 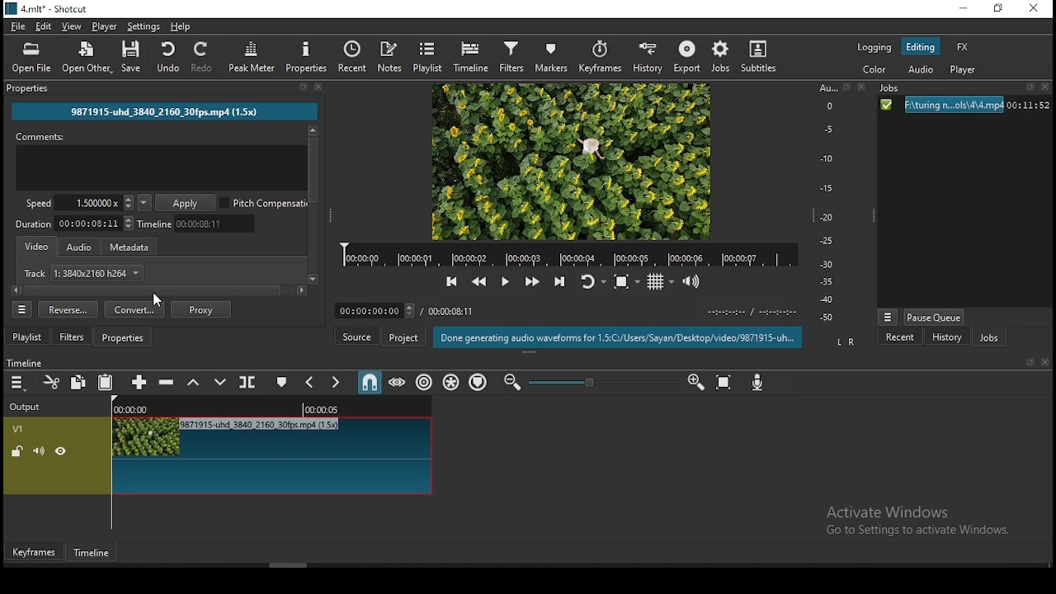 I want to click on jobs, so click(x=988, y=339).